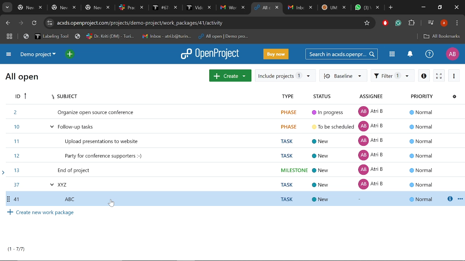 The height and width of the screenshot is (261, 465). What do you see at coordinates (137, 37) in the screenshot?
I see `Bookmarked tabs` at bounding box center [137, 37].